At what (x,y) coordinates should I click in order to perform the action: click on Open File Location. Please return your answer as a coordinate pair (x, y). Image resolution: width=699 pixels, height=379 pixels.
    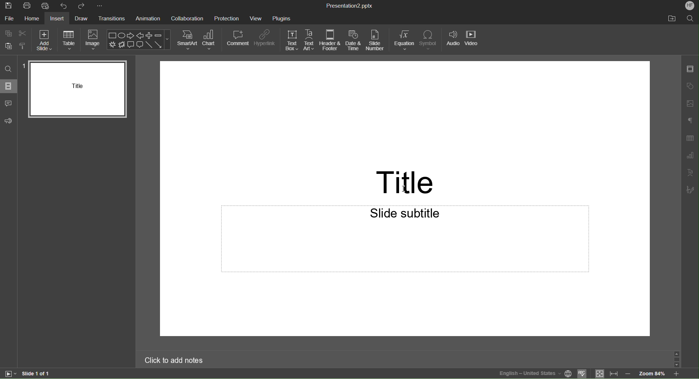
    Looking at the image, I should click on (671, 19).